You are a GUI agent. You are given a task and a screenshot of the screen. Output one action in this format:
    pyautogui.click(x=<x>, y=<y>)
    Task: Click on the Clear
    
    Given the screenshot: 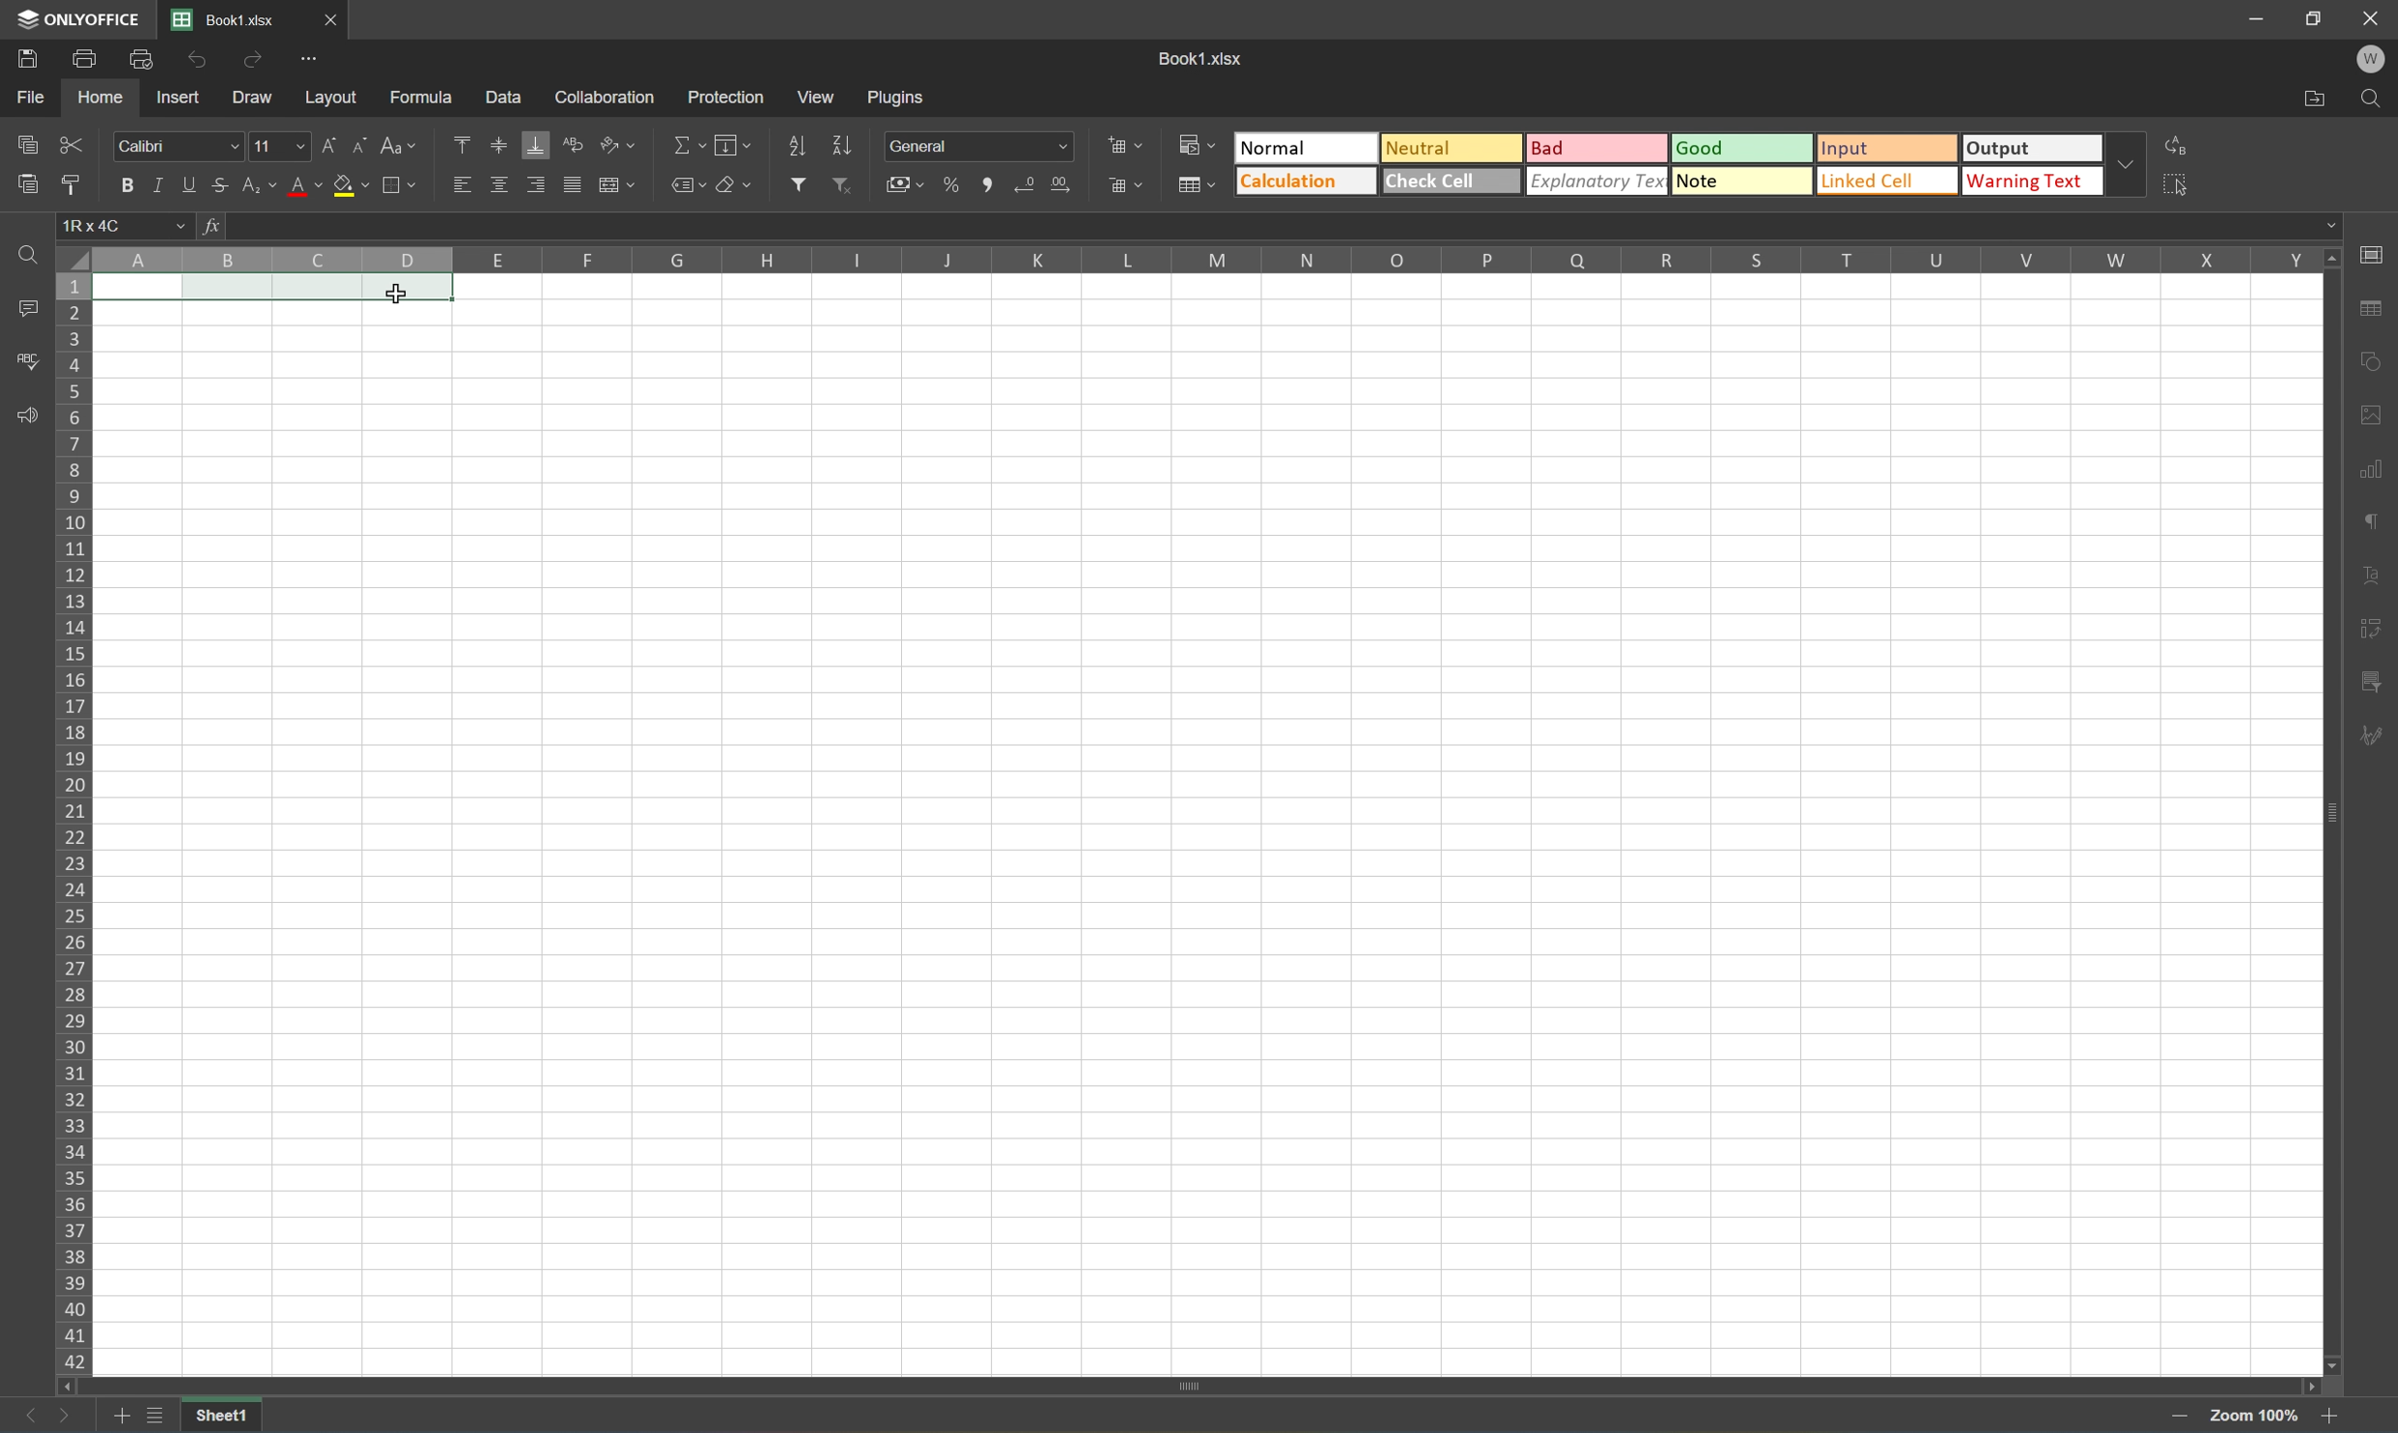 What is the action you would take?
    pyautogui.click(x=738, y=183)
    